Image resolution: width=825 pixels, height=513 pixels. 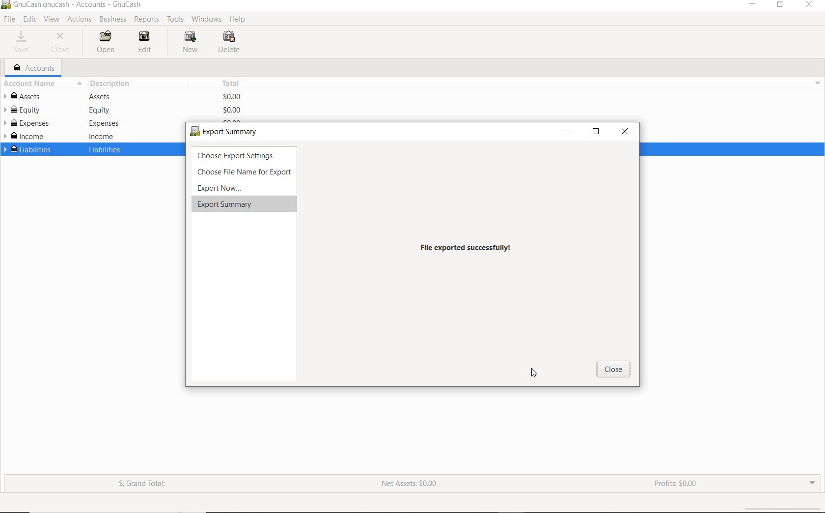 What do you see at coordinates (75, 5) in the screenshot?
I see `SYSTEM NAME` at bounding box center [75, 5].